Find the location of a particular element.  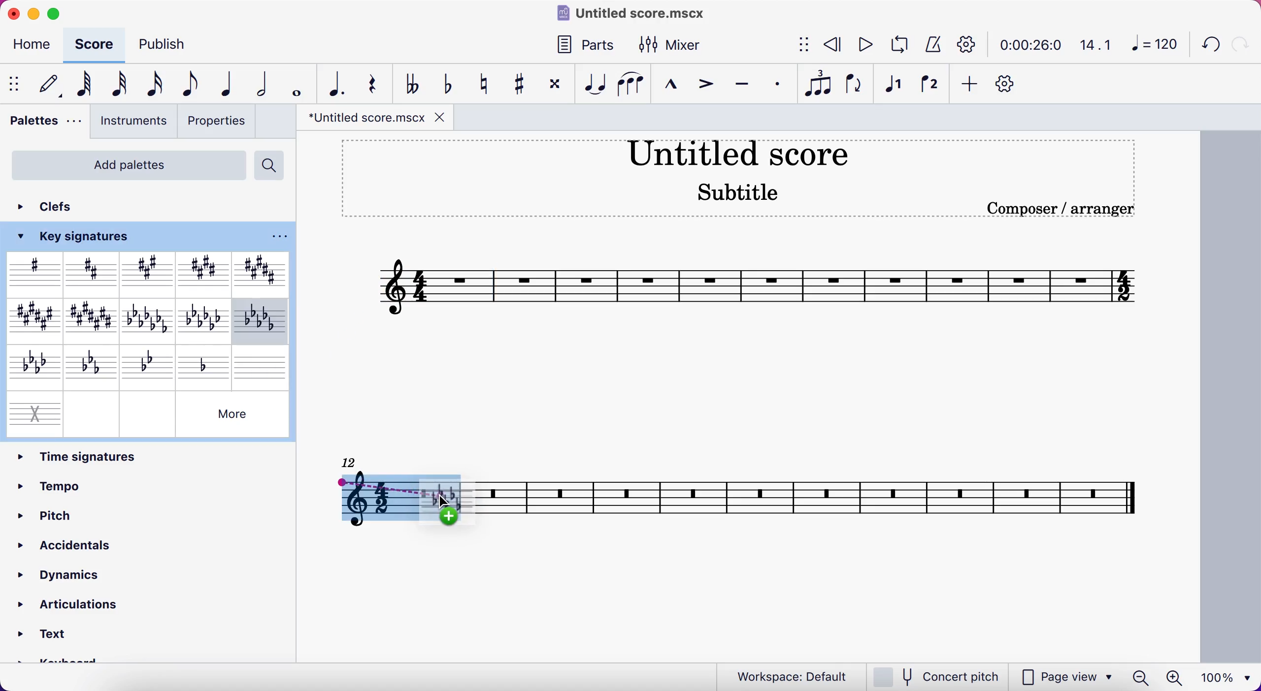

voice 2 is located at coordinates (932, 87).